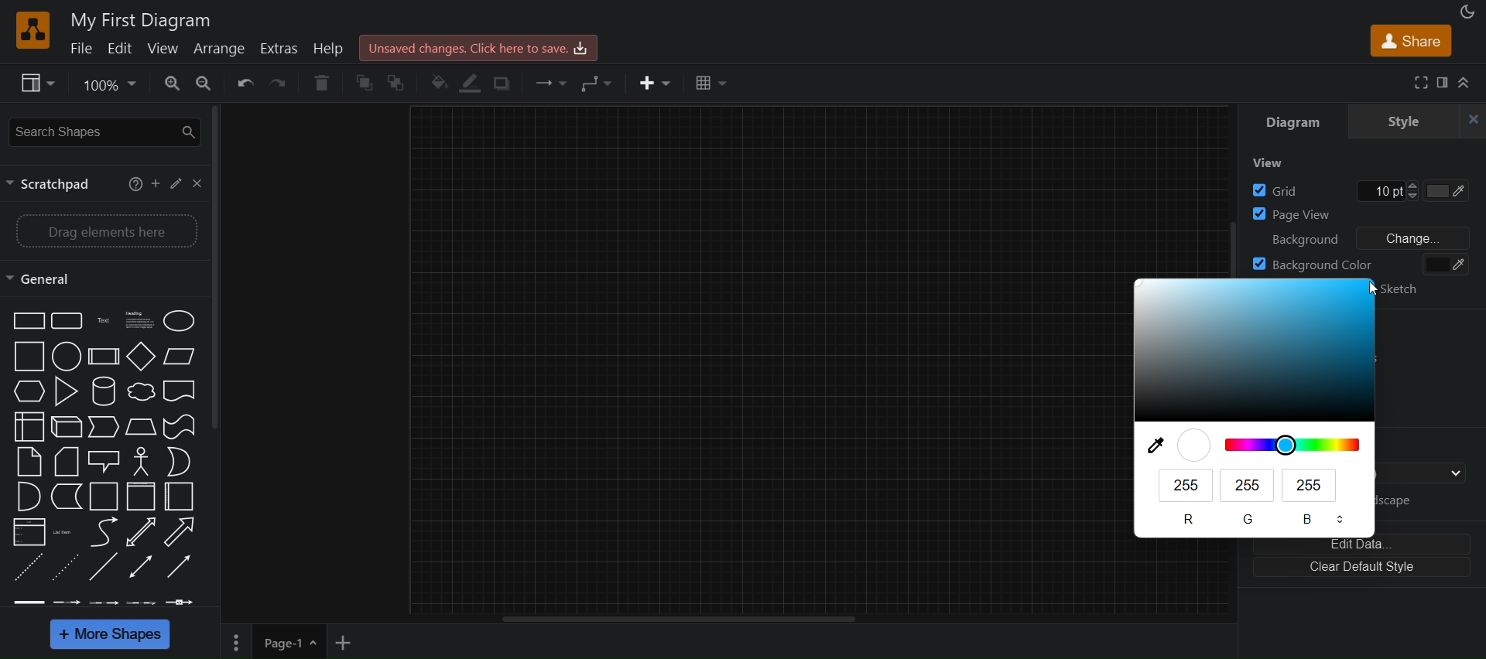 This screenshot has height=659, width=1486. Describe the element at coordinates (157, 186) in the screenshot. I see `add` at that location.